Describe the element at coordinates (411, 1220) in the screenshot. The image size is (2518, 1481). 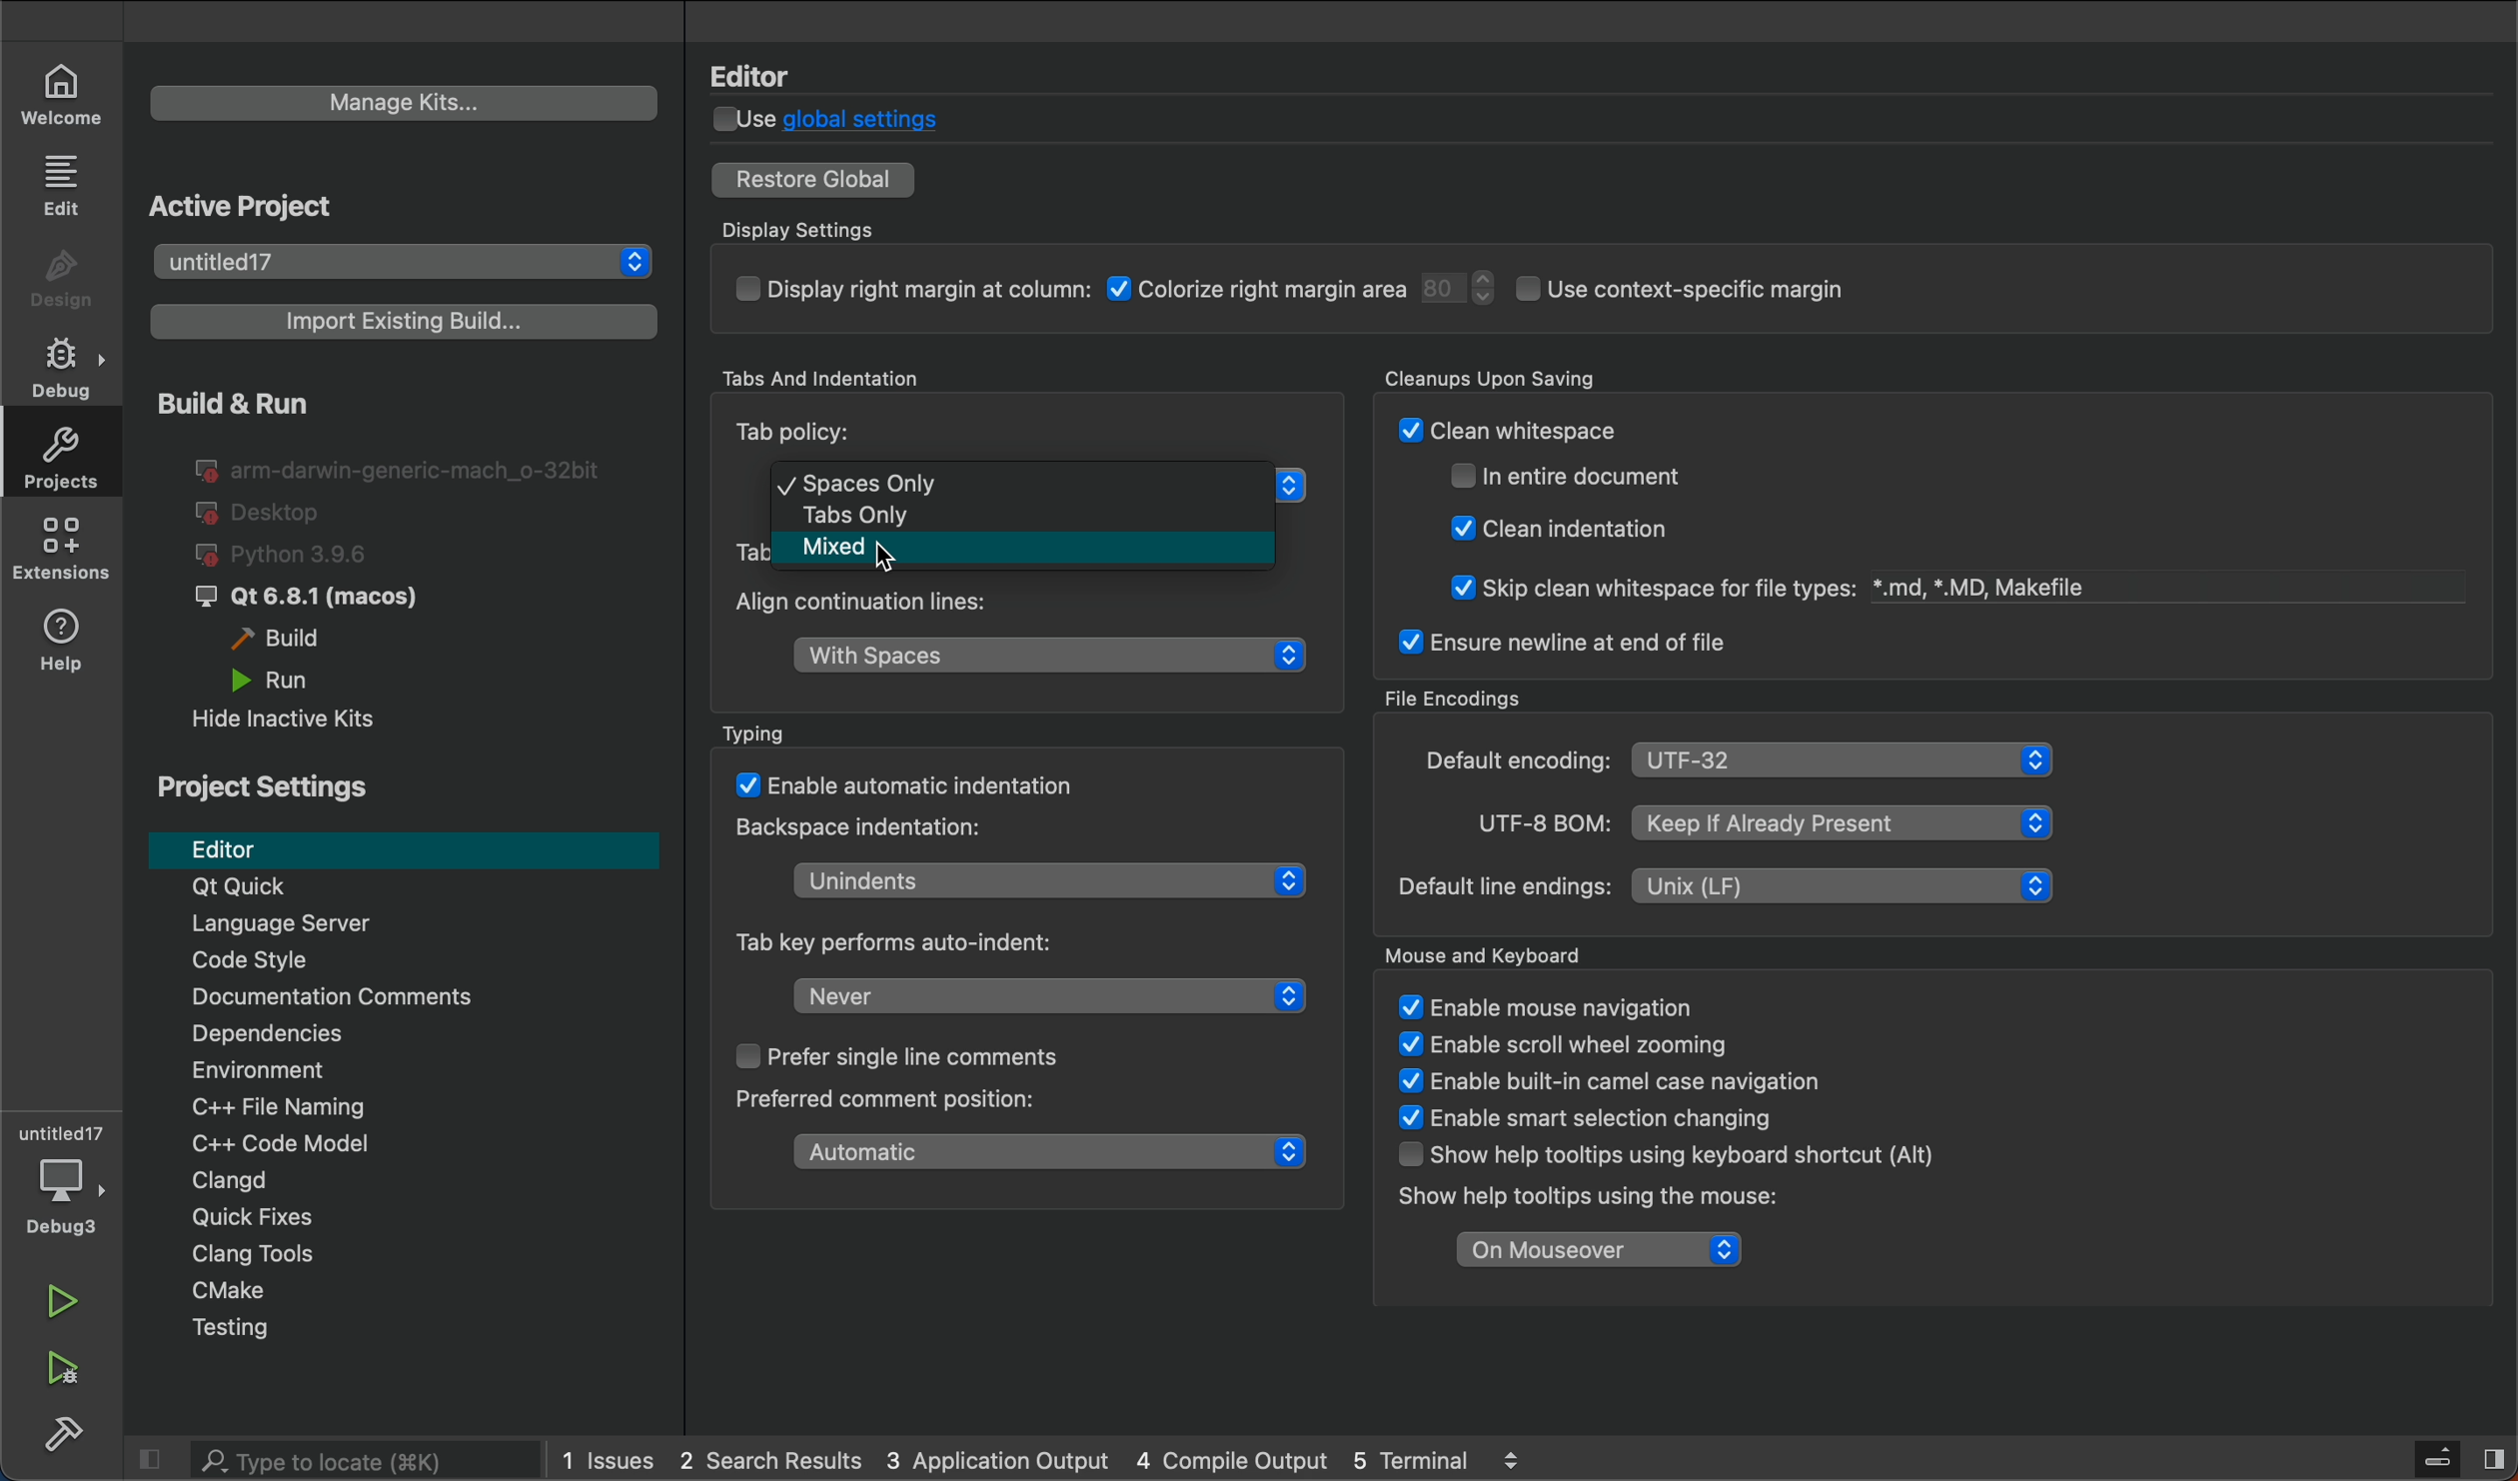
I see `Quick fixes` at that location.